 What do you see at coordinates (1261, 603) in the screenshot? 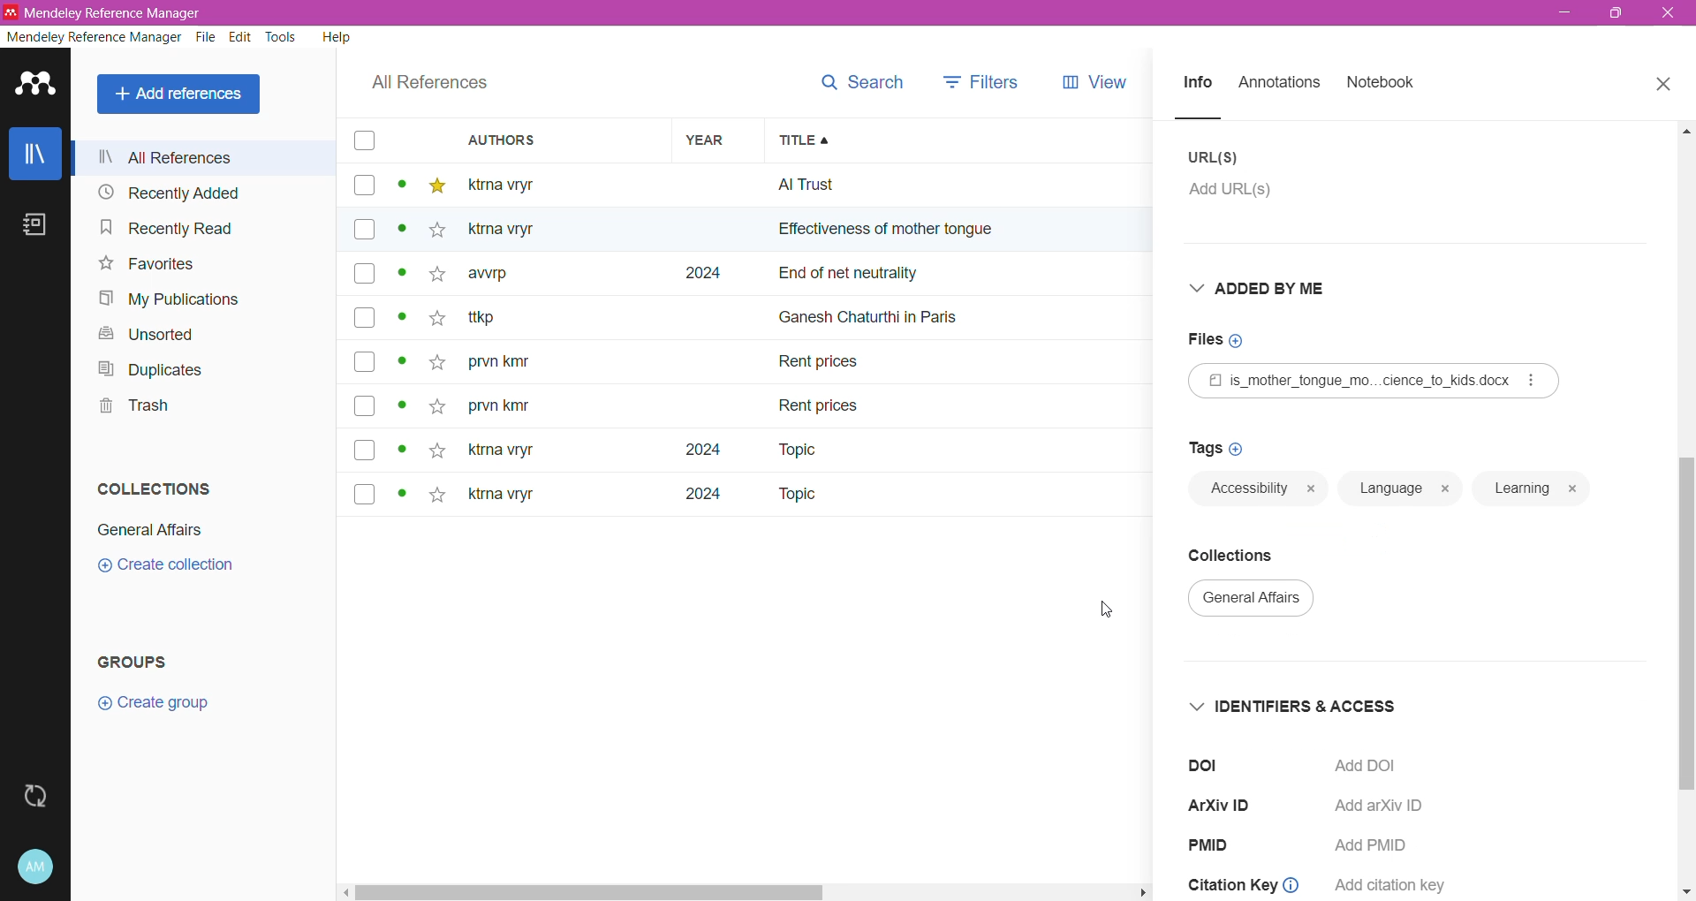
I see `general affairs` at bounding box center [1261, 603].